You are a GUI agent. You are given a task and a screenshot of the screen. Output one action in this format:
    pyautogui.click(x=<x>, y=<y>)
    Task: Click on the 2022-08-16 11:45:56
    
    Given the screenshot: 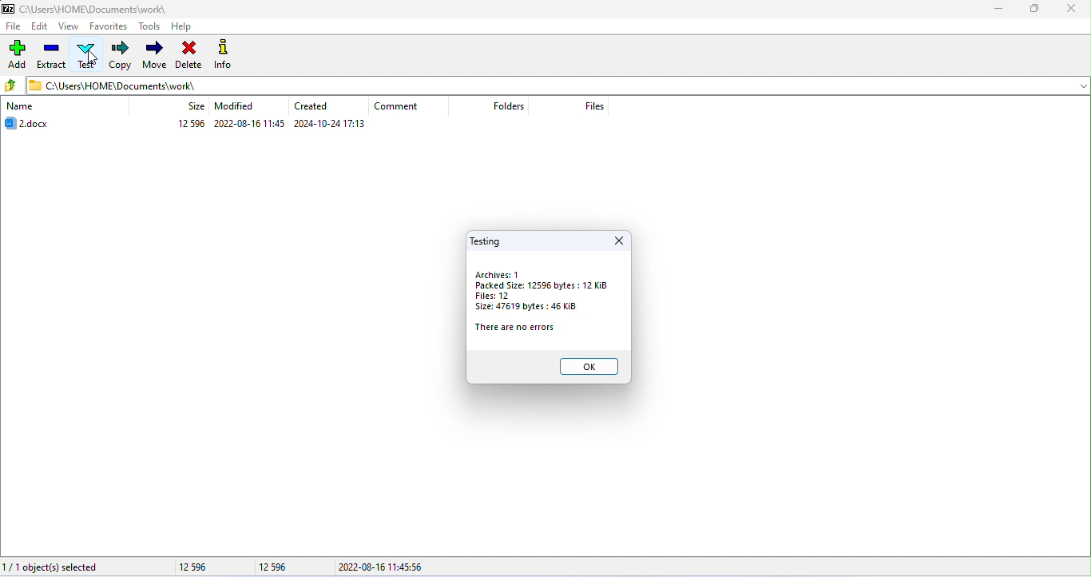 What is the action you would take?
    pyautogui.click(x=391, y=567)
    